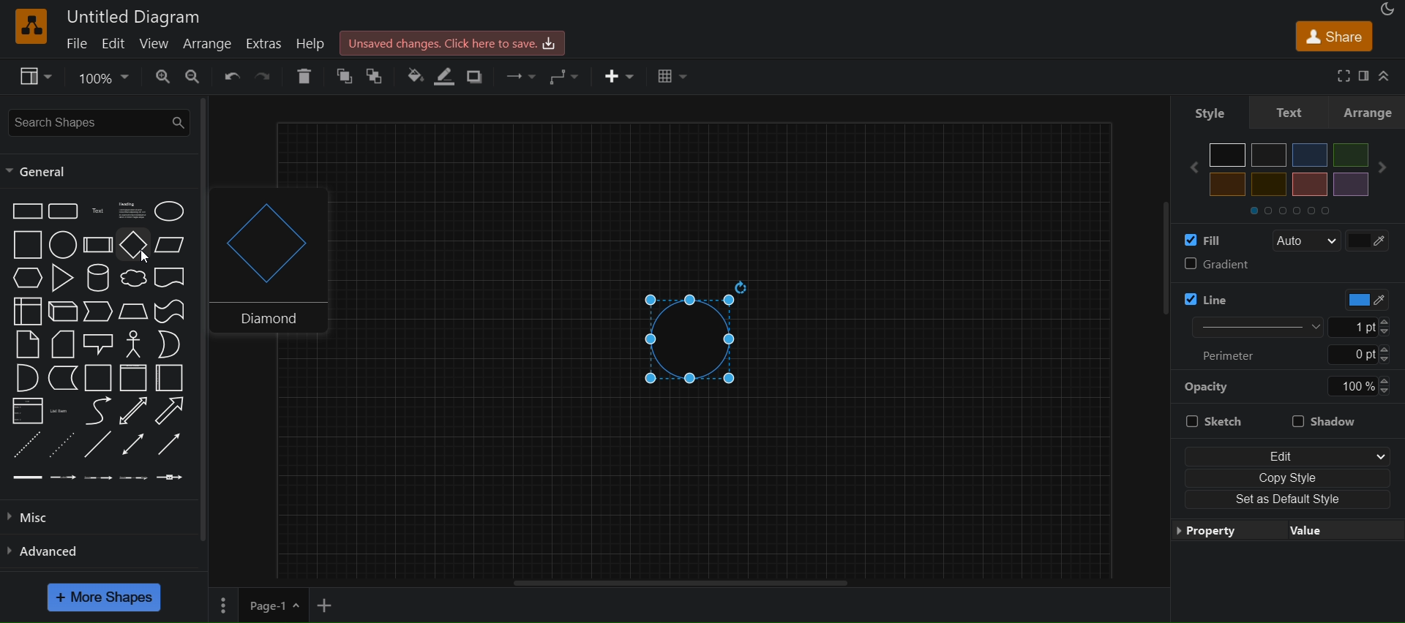 This screenshot has height=623, width=1405. Describe the element at coordinates (100, 278) in the screenshot. I see `cylinder` at that location.